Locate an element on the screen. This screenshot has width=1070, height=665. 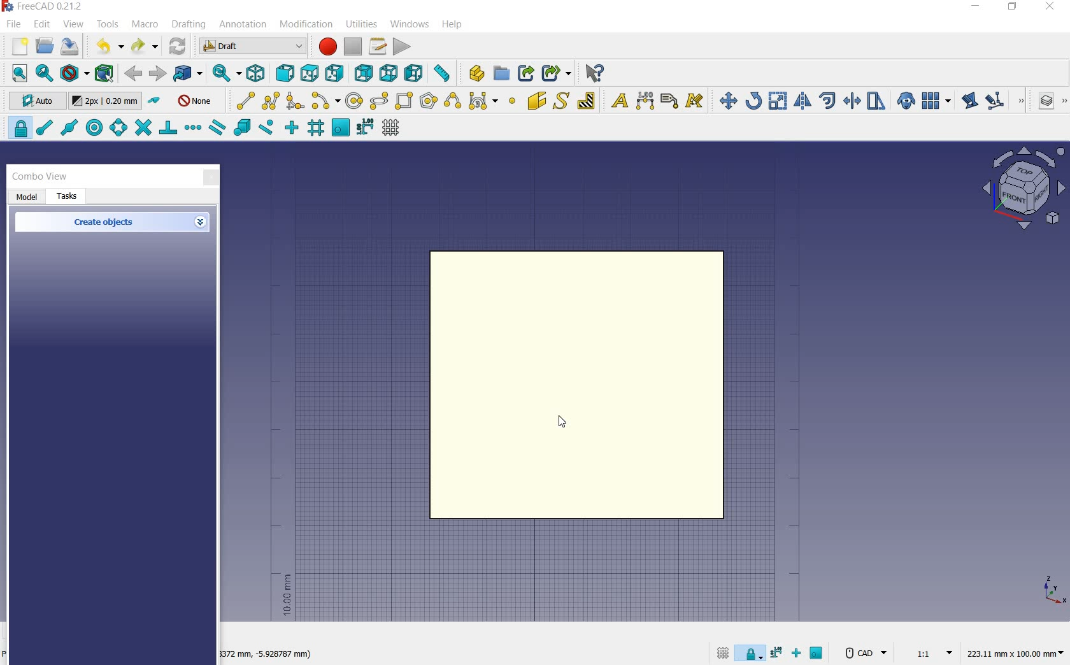
toggle construction mode is located at coordinates (155, 101).